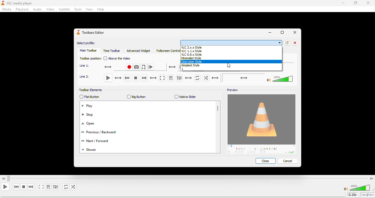 This screenshot has height=198, width=375. I want to click on above the video, so click(120, 58).